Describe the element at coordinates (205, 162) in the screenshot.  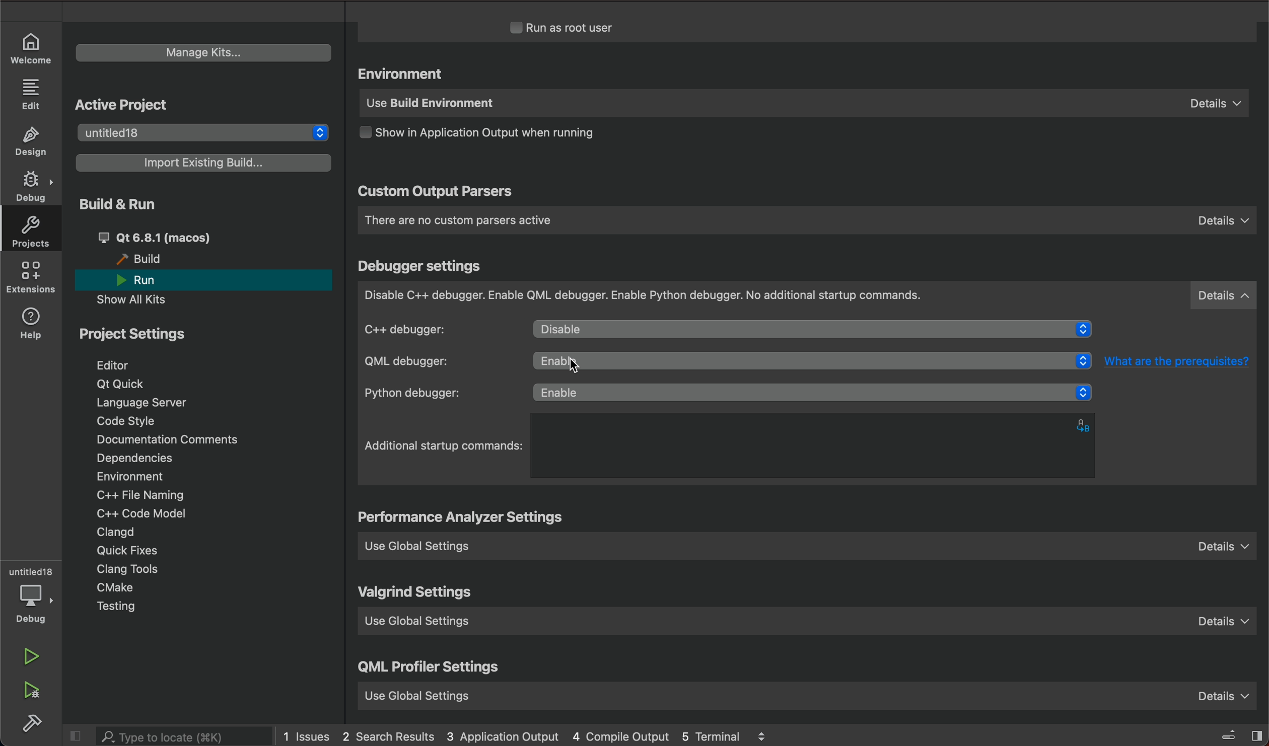
I see `import ` at that location.